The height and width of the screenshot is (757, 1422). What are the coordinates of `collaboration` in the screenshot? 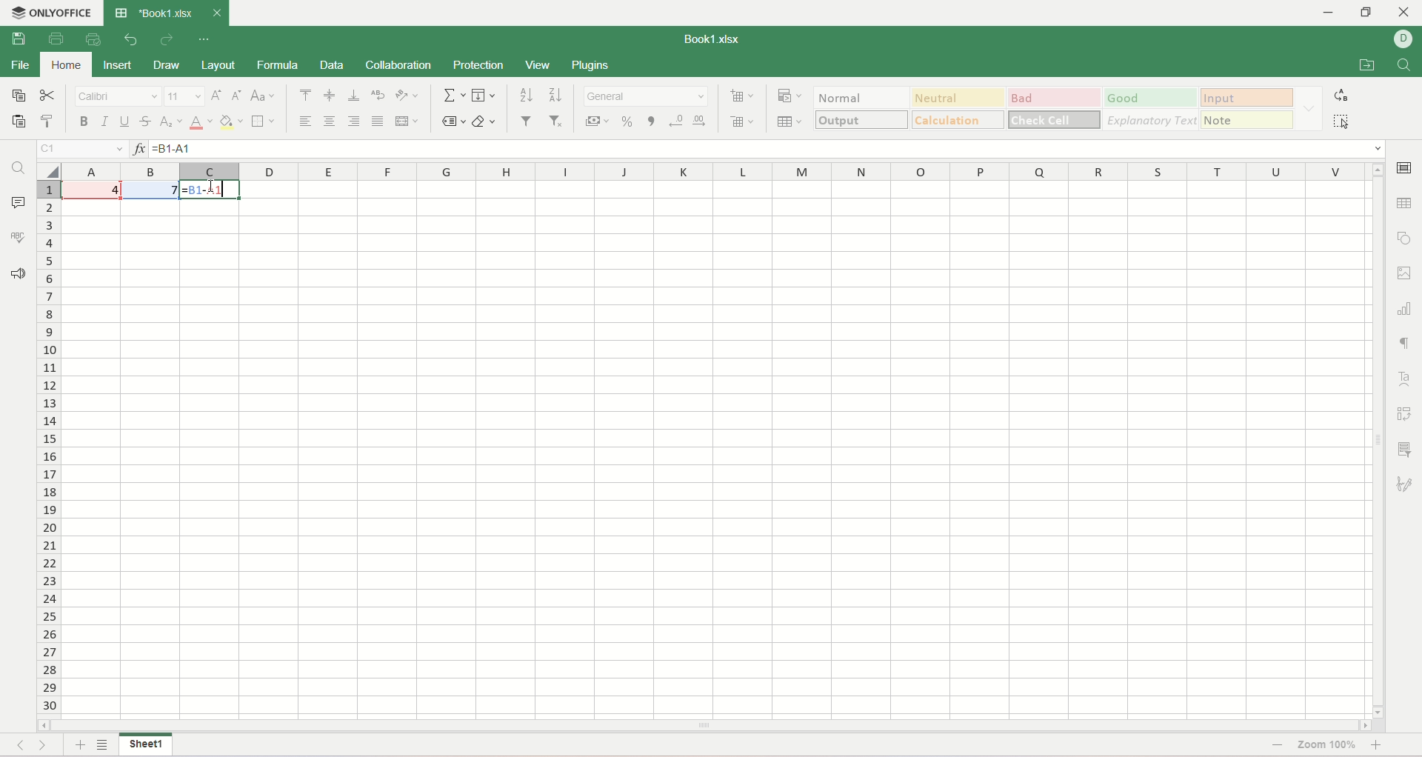 It's located at (400, 64).